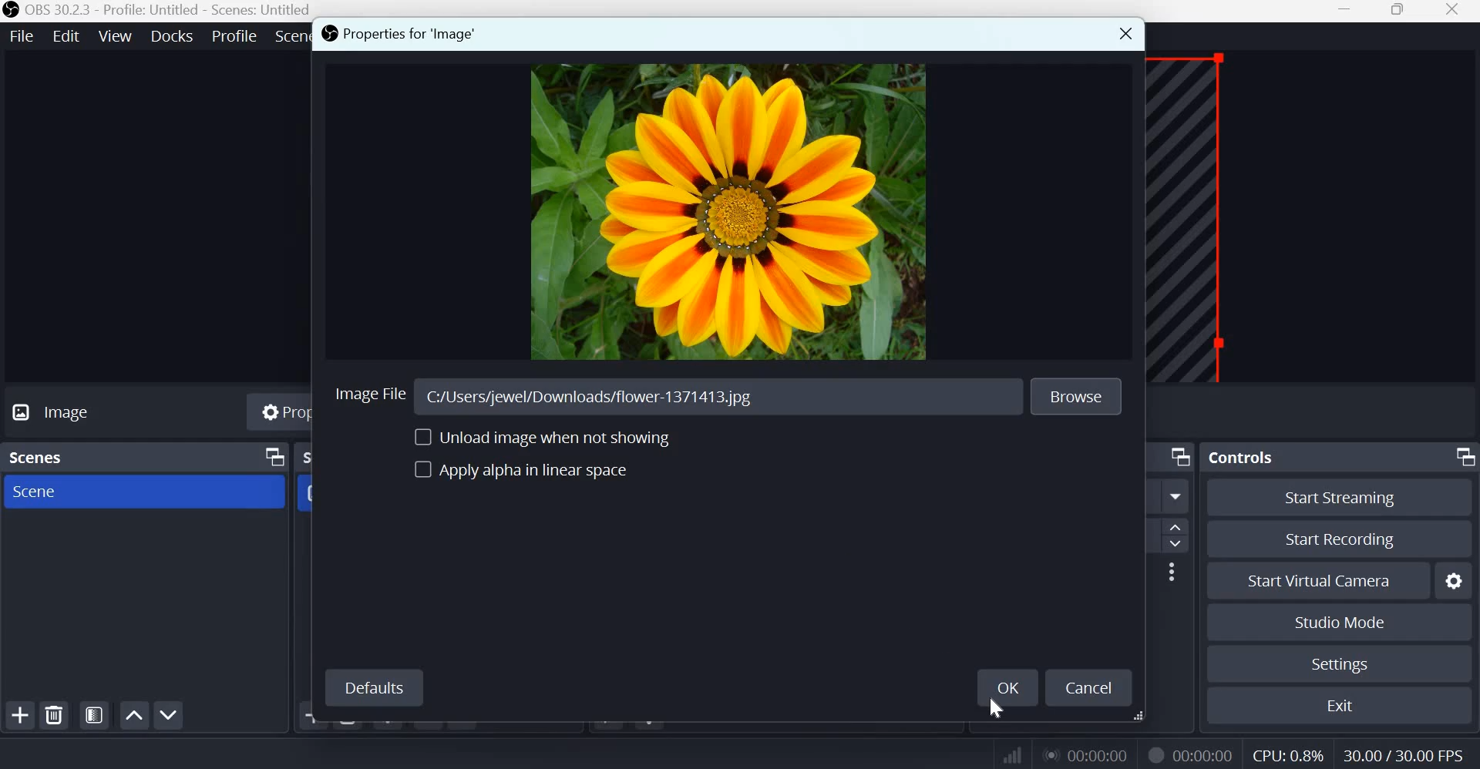  What do you see at coordinates (407, 35) in the screenshot?
I see `Properties for 'Image'` at bounding box center [407, 35].